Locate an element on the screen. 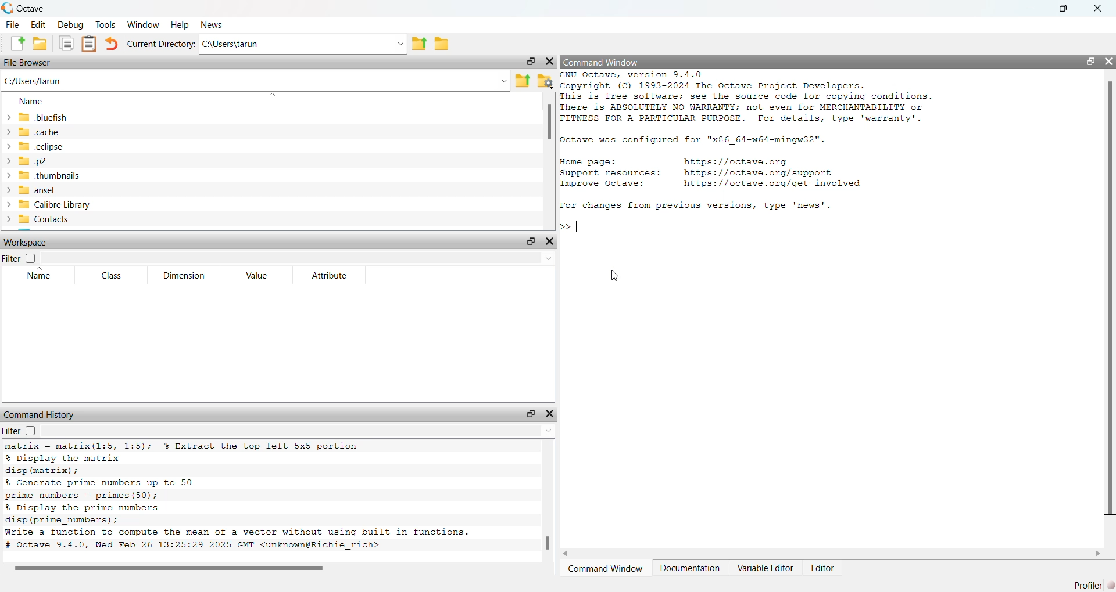 This screenshot has height=592, width=1116. Variable Editor is located at coordinates (767, 568).